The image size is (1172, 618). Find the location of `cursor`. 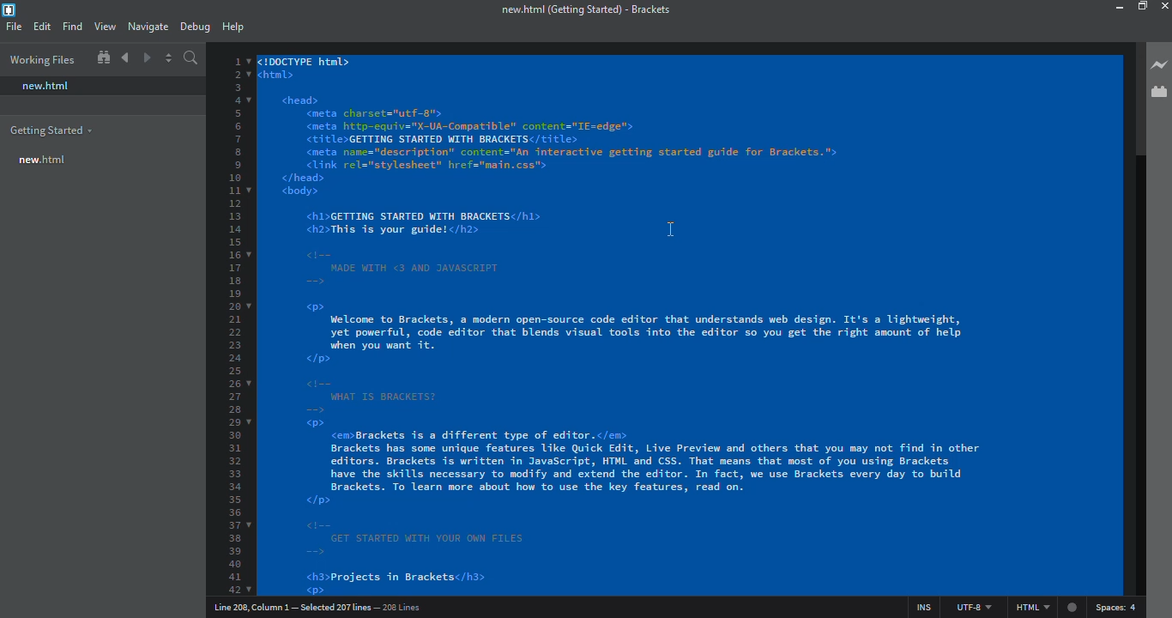

cursor is located at coordinates (672, 231).